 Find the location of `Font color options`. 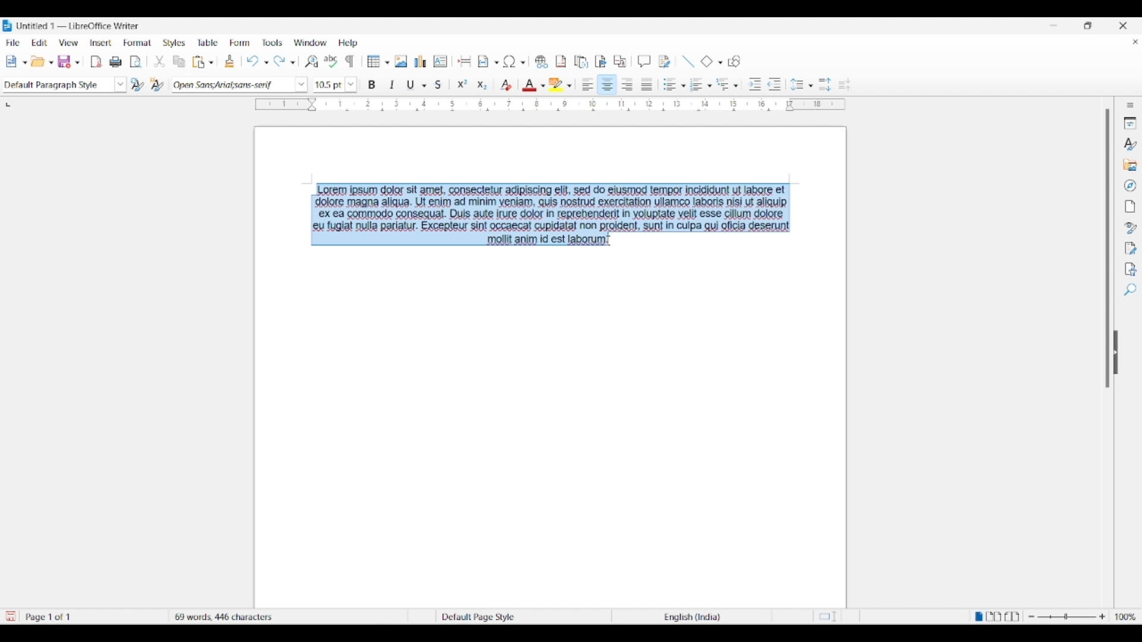

Font color options is located at coordinates (542, 86).